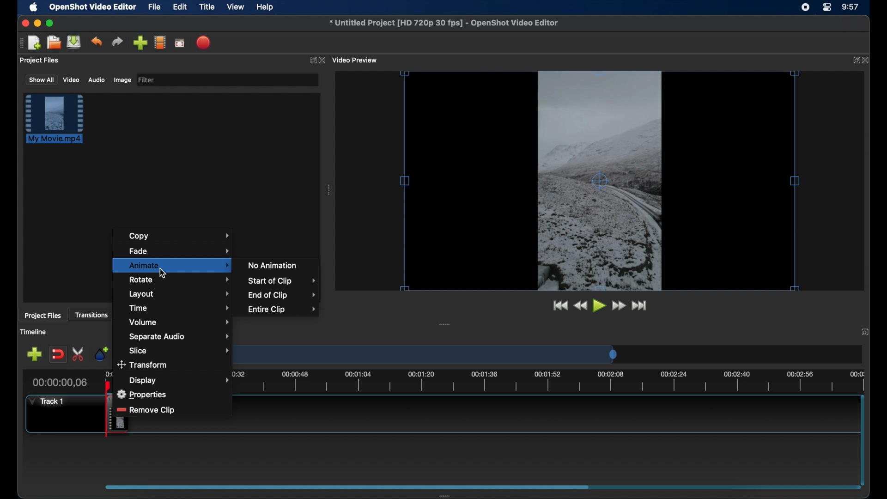 Image resolution: width=887 pixels, height=499 pixels. Describe the element at coordinates (49, 401) in the screenshot. I see `track 1` at that location.